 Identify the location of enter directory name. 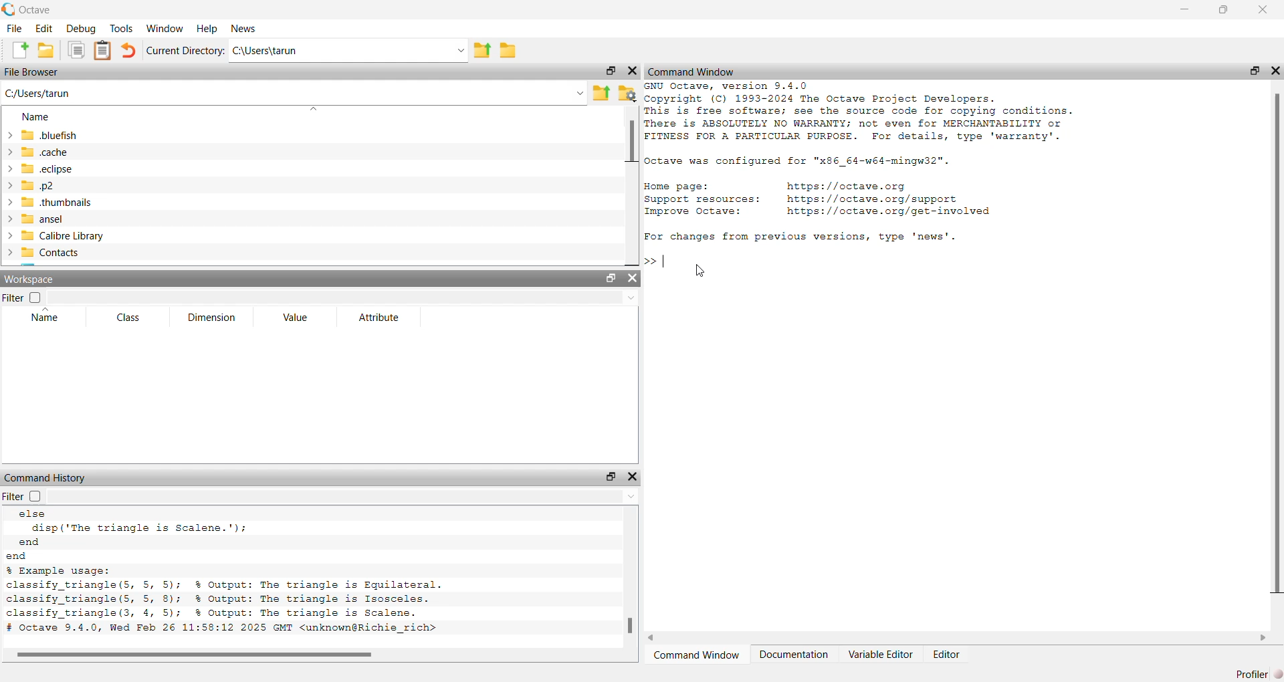
(348, 51).